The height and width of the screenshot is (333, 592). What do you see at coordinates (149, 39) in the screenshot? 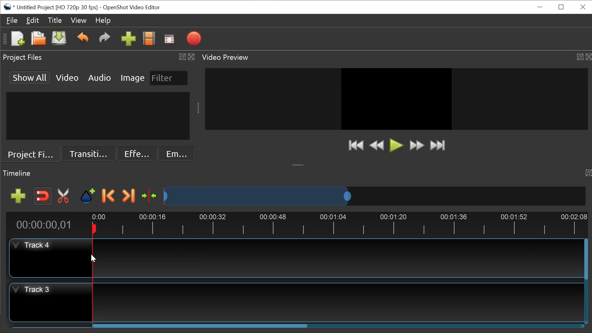
I see `Choose Profile` at bounding box center [149, 39].